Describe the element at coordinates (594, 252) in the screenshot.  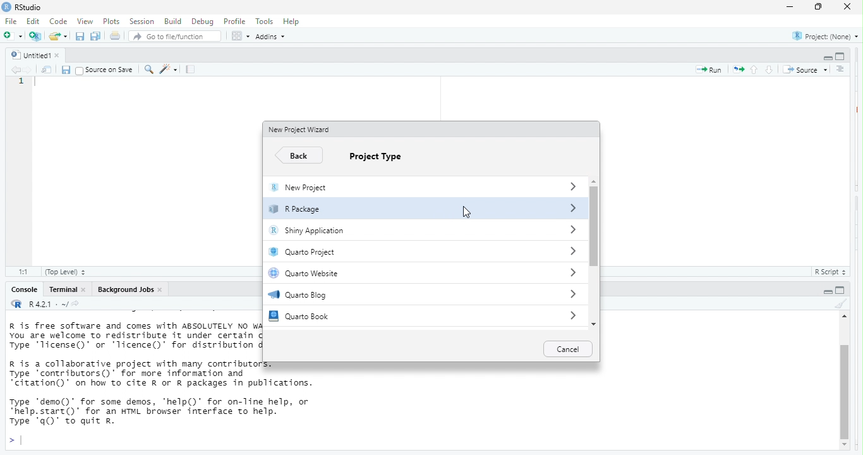
I see `vertical scroll bar` at that location.